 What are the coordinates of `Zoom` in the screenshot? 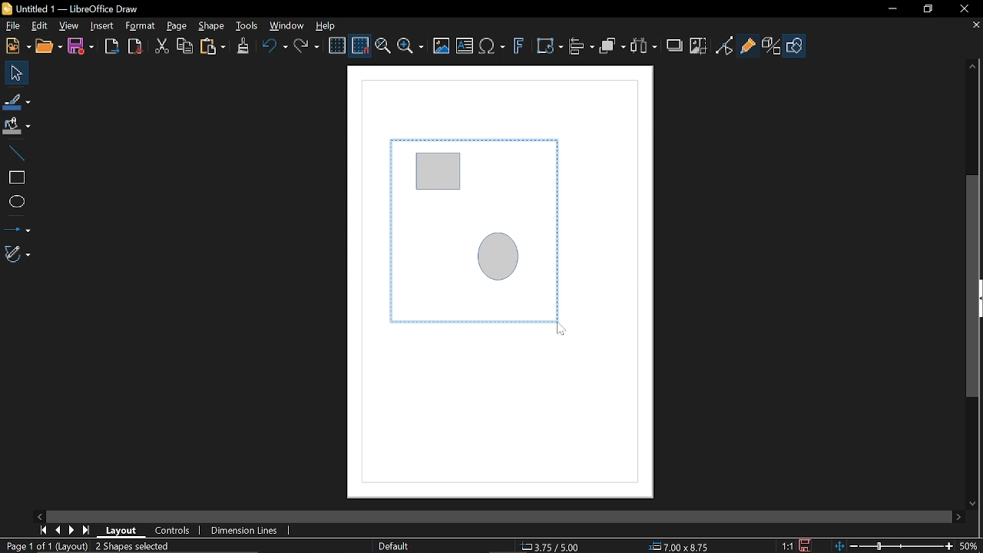 It's located at (412, 48).